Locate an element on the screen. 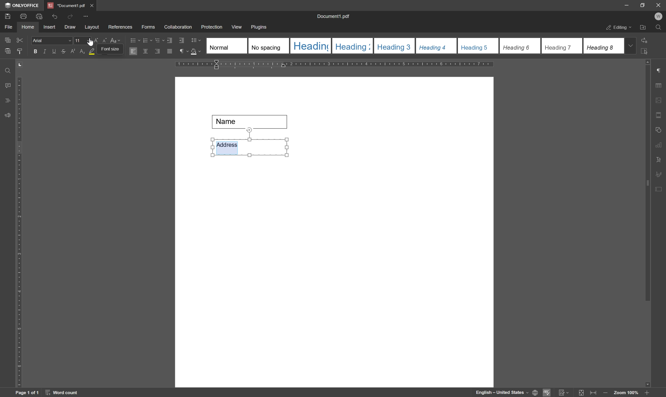 The width and height of the screenshot is (666, 397). close is located at coordinates (658, 5).